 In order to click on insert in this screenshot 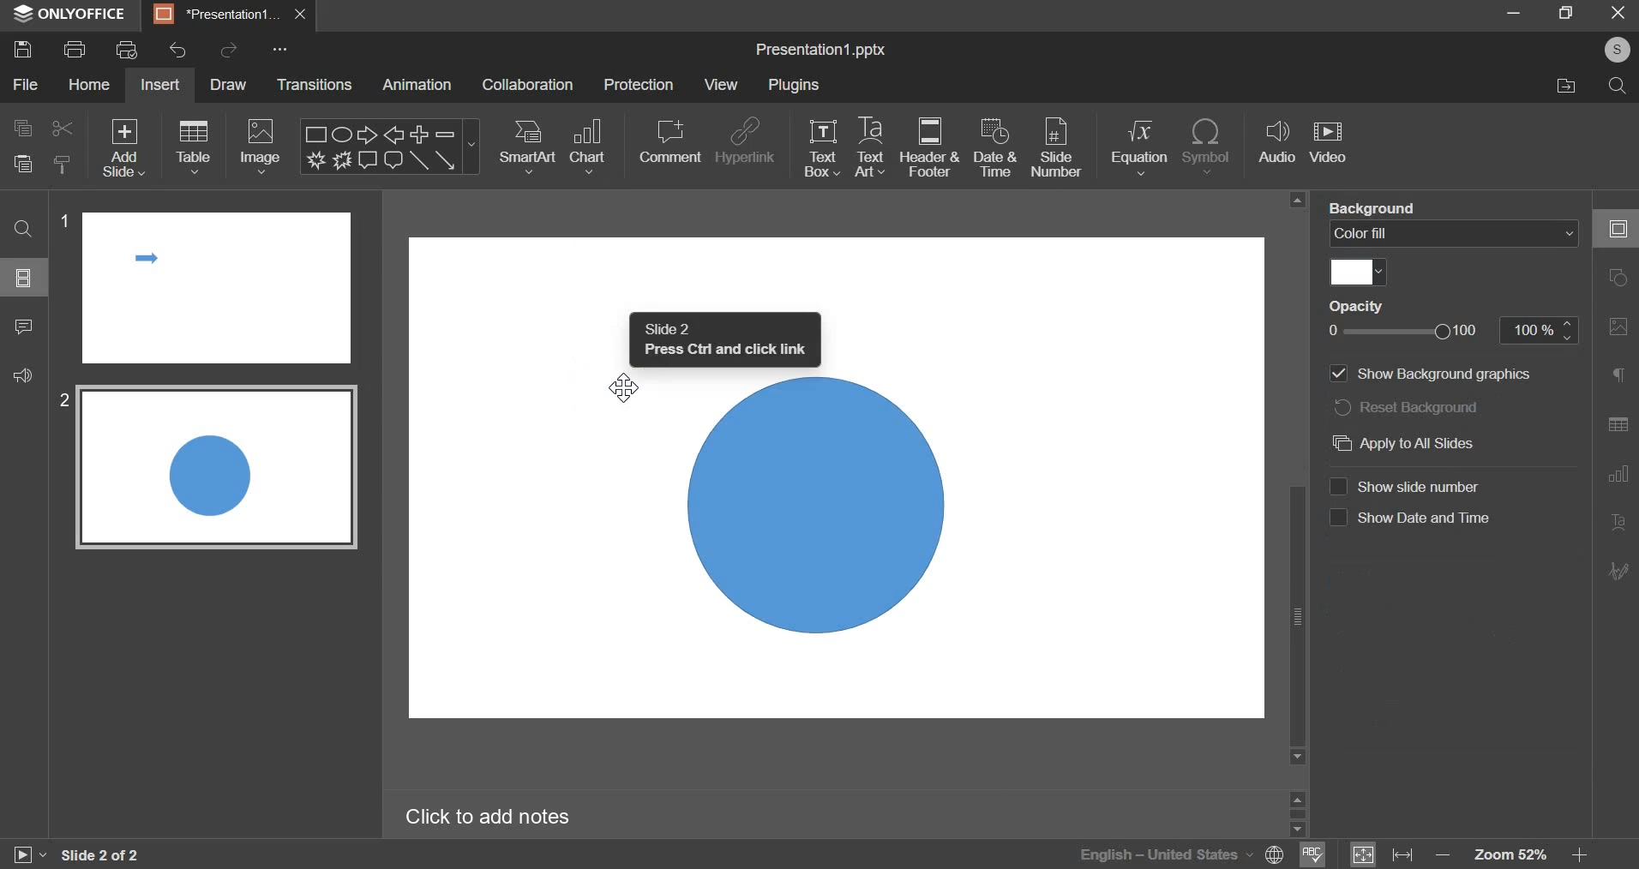, I will do `click(158, 86)`.